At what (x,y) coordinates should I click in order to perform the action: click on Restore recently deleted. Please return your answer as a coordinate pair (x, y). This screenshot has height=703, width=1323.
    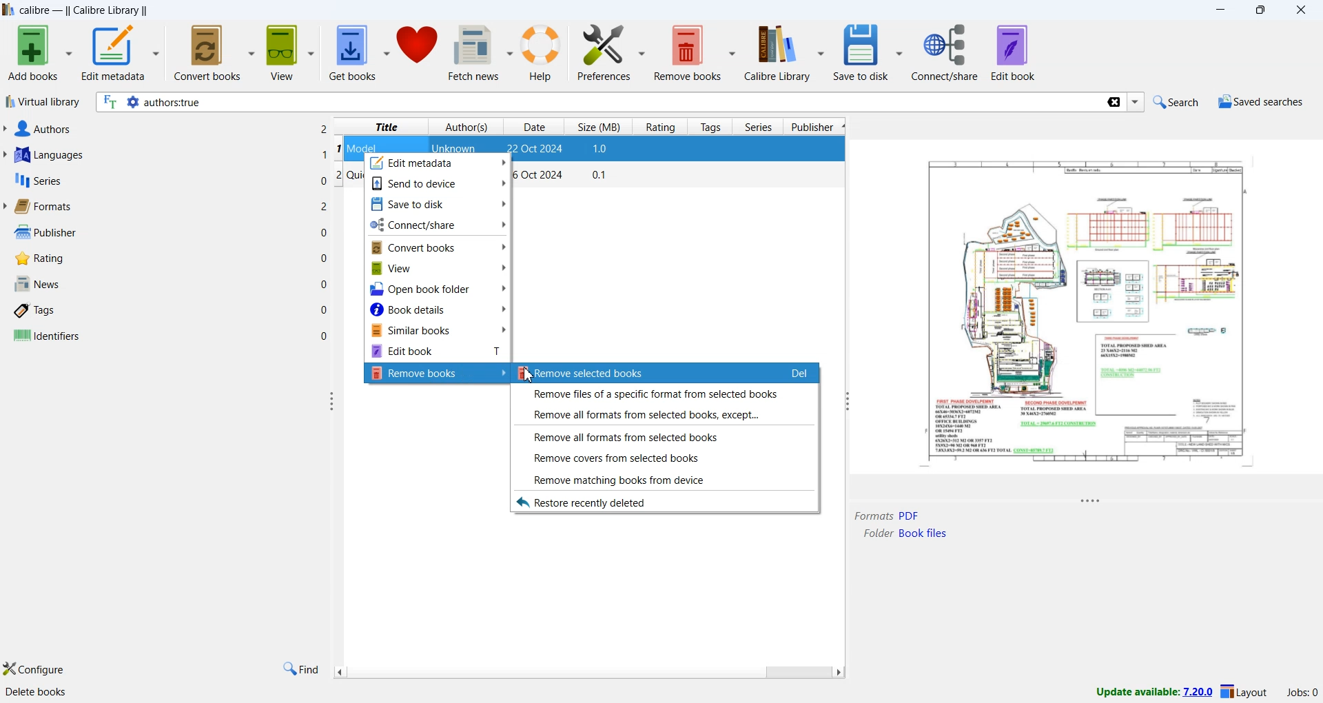
    Looking at the image, I should click on (663, 502).